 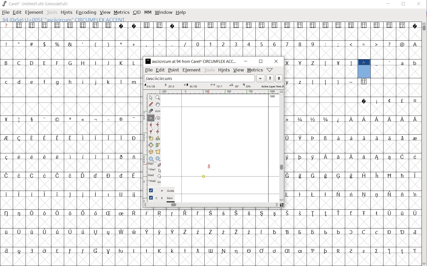 I want to click on METRICS, so click(x=121, y=13).